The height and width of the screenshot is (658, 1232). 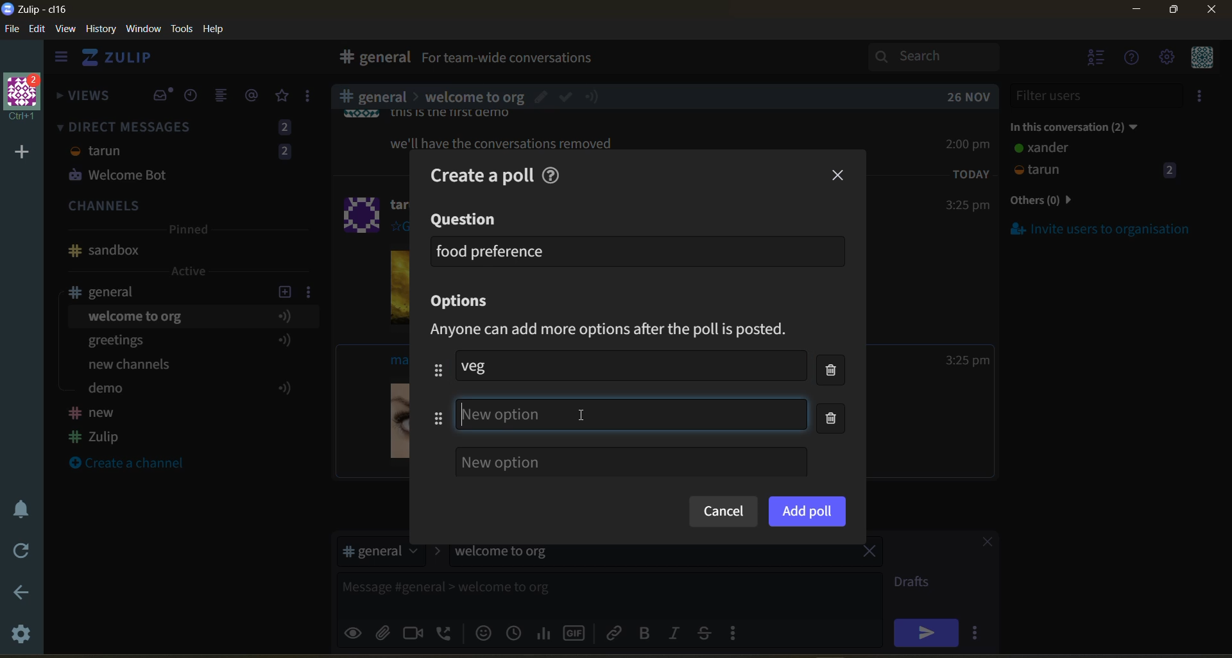 I want to click on metadata, so click(x=620, y=330).